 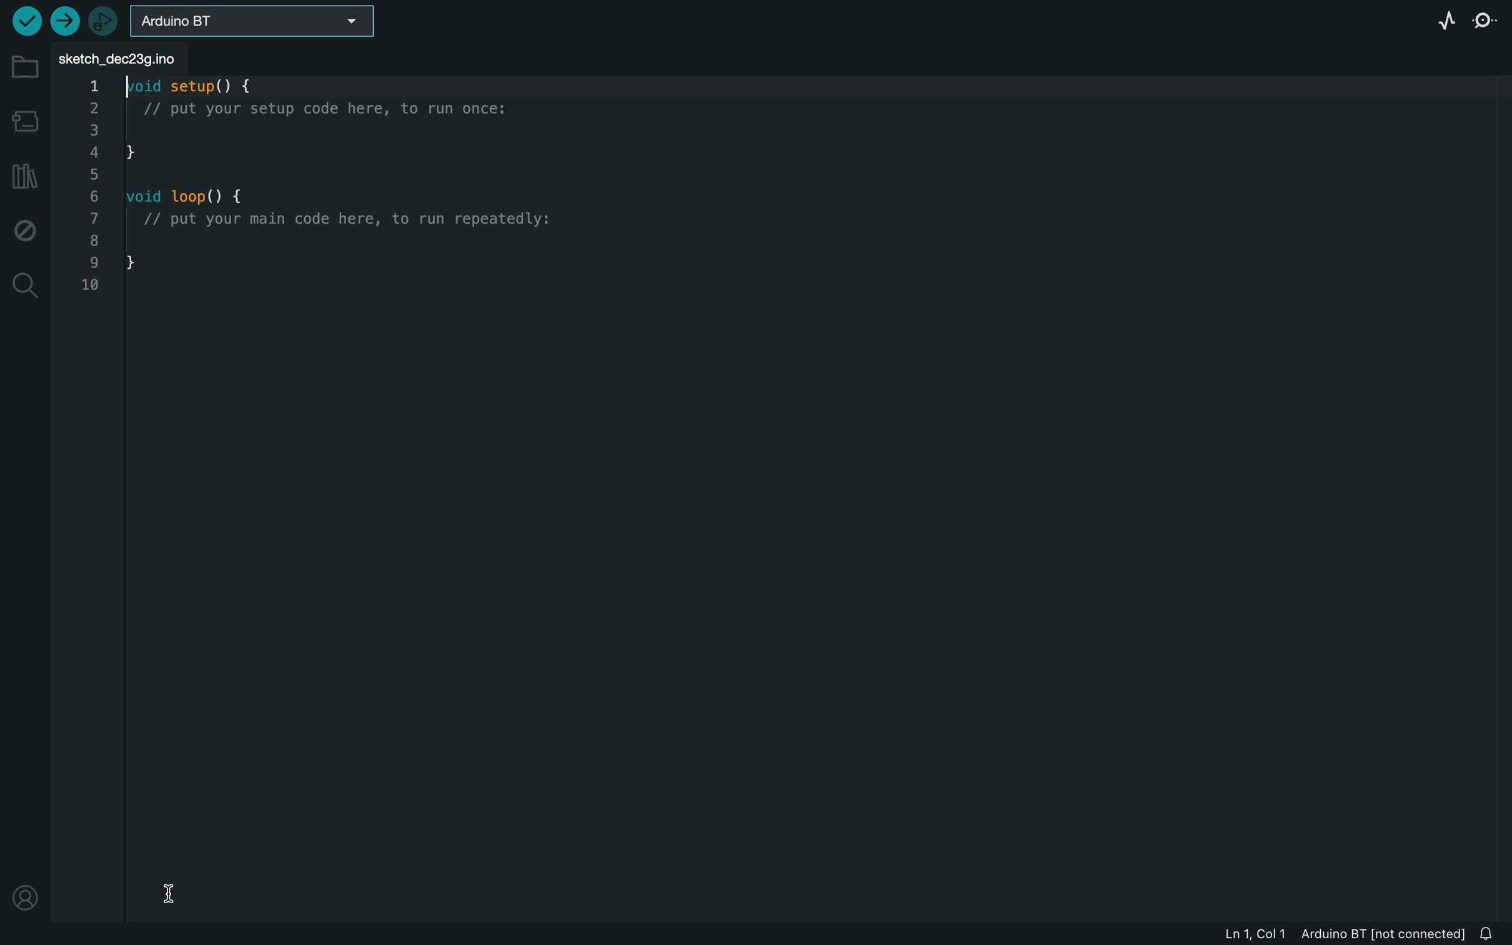 I want to click on serial plotter, so click(x=1443, y=17).